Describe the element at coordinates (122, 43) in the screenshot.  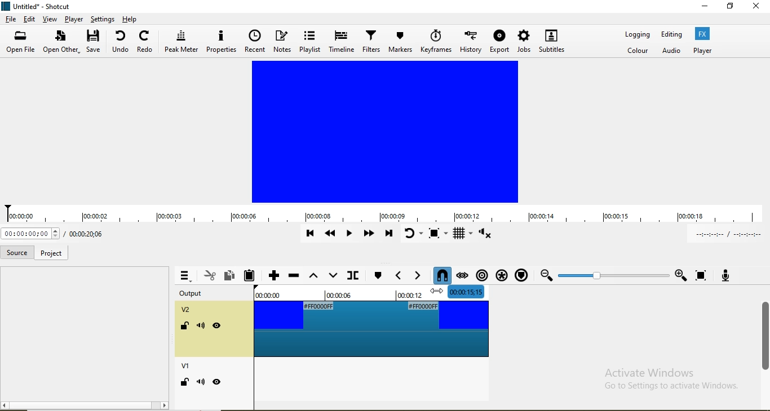
I see `undo` at that location.